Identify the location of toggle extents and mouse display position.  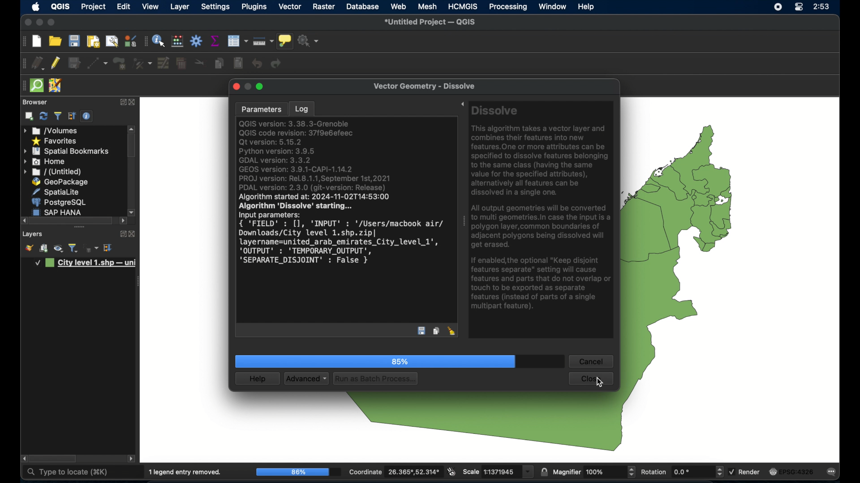
(451, 471).